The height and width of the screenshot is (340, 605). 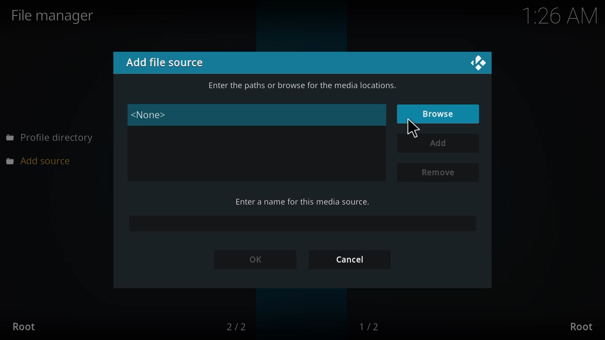 I want to click on info, so click(x=299, y=86).